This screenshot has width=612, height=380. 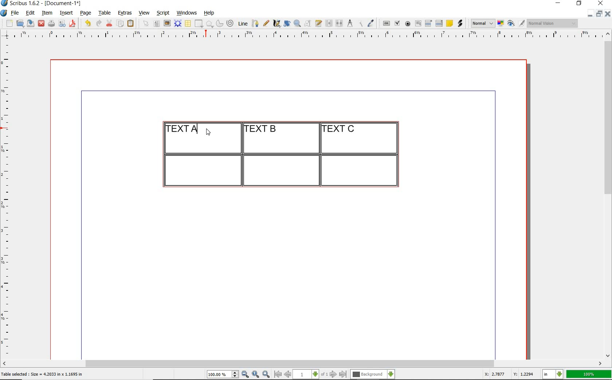 What do you see at coordinates (302, 364) in the screenshot?
I see `scrollbar` at bounding box center [302, 364].